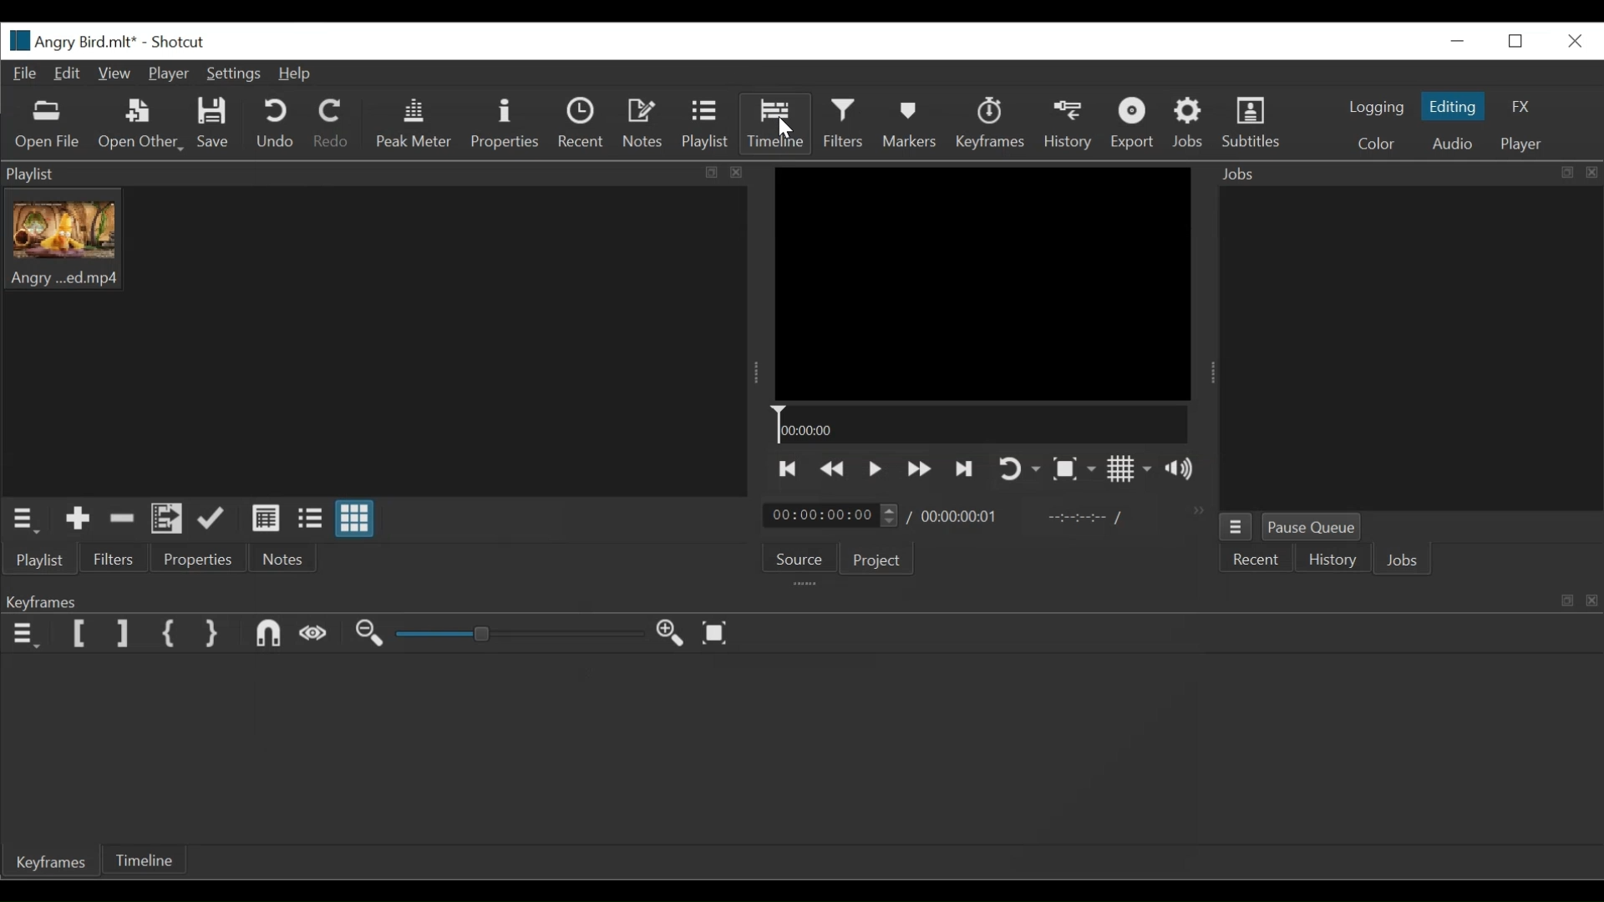 The width and height of the screenshot is (1604, 902). What do you see at coordinates (1457, 143) in the screenshot?
I see `Audio` at bounding box center [1457, 143].